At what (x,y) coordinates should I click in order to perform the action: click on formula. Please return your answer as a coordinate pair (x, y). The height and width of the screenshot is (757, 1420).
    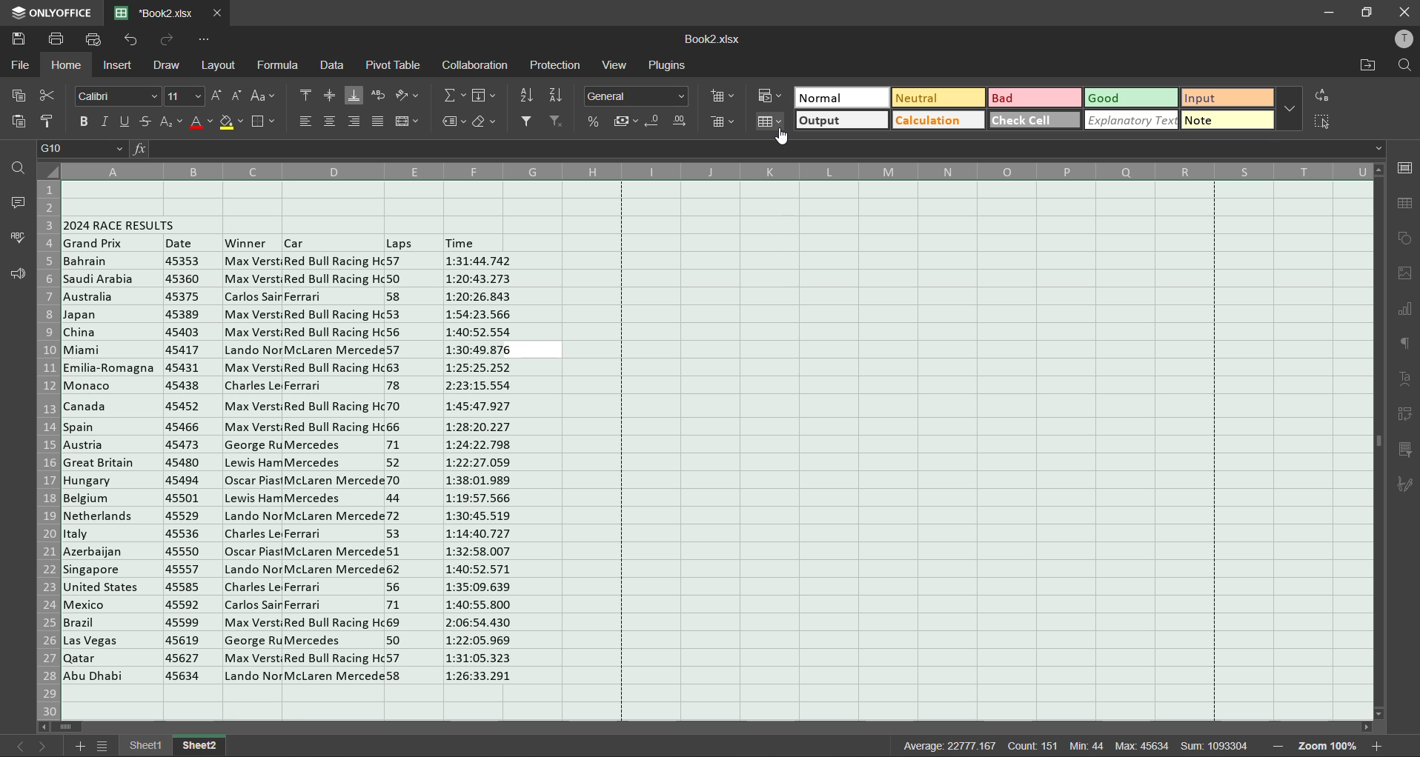
    Looking at the image, I should click on (278, 64).